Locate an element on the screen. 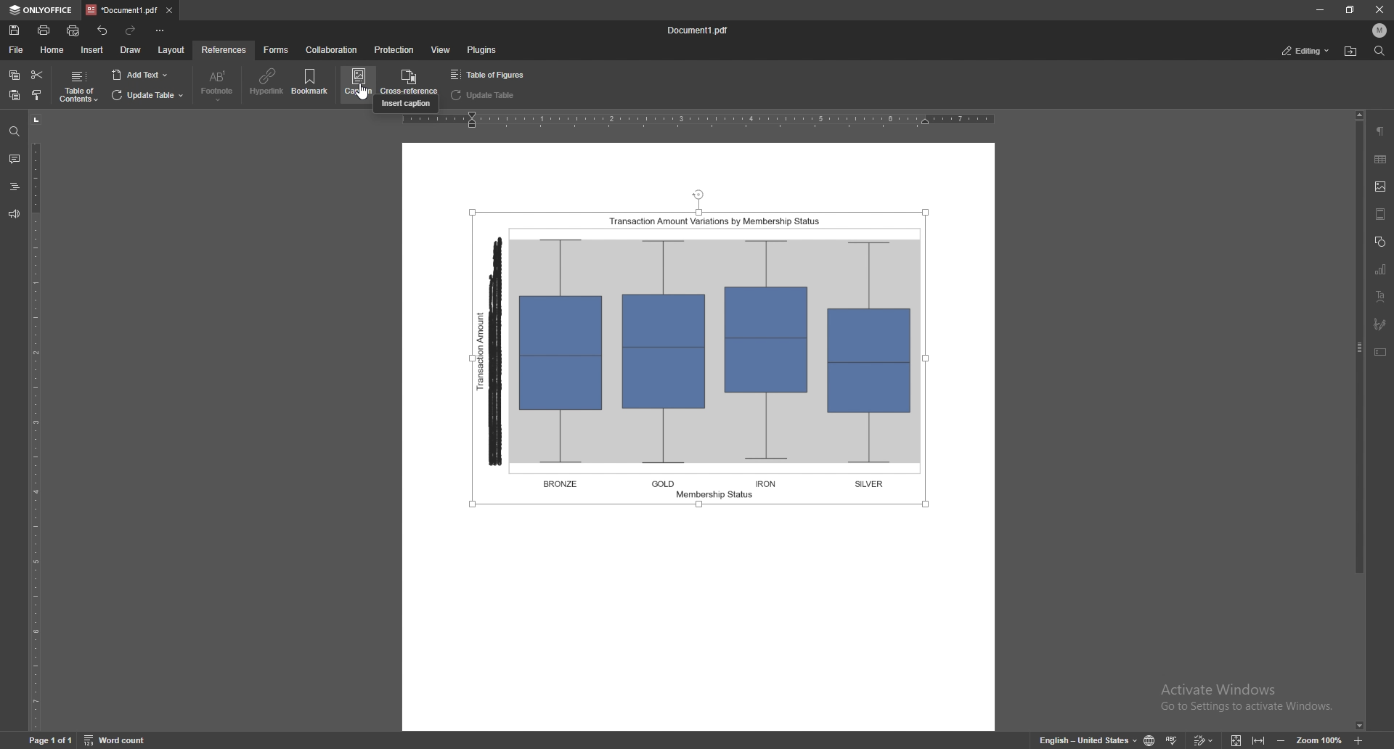 Image resolution: width=1394 pixels, height=749 pixels. tab is located at coordinates (122, 10).